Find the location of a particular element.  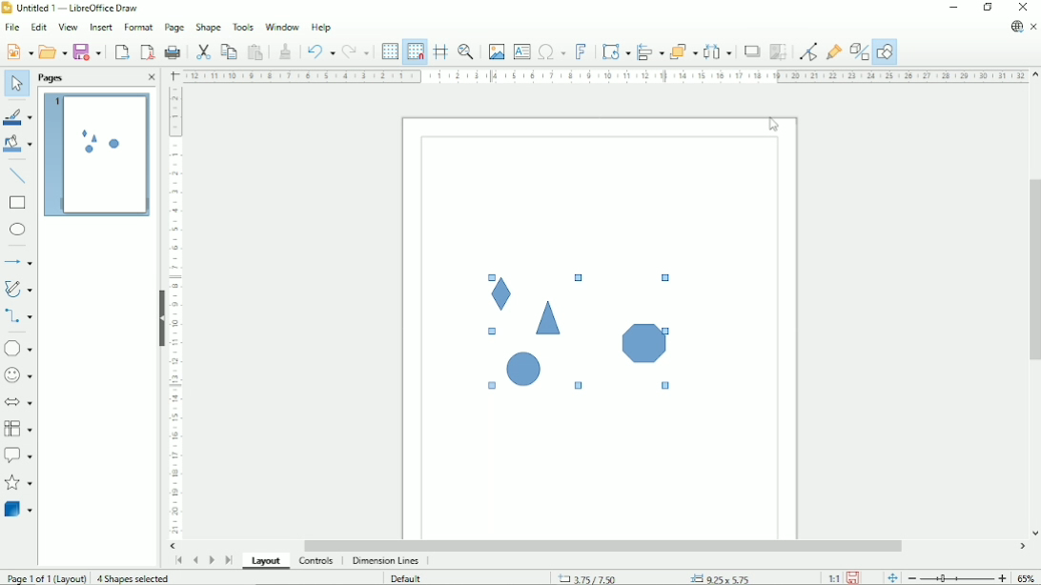

Distribute is located at coordinates (717, 50).